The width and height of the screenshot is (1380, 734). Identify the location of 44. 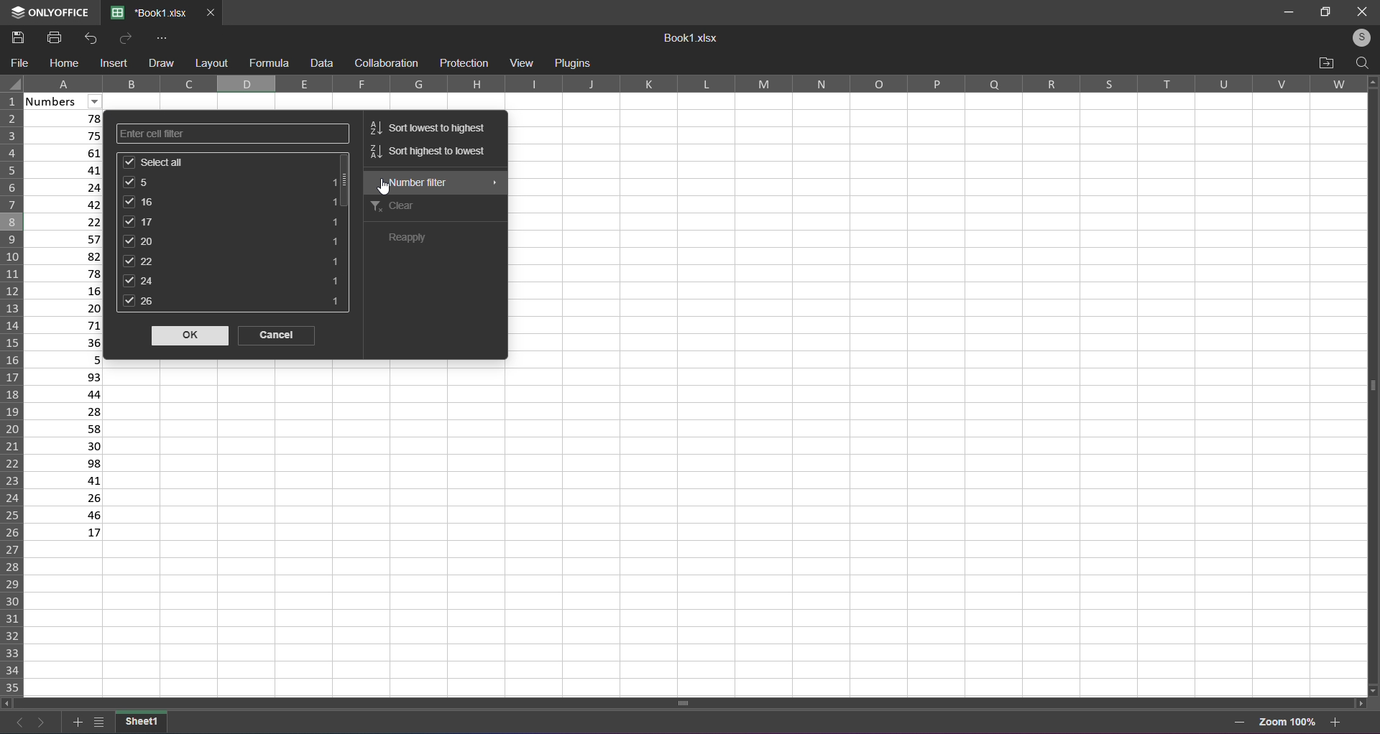
(65, 394).